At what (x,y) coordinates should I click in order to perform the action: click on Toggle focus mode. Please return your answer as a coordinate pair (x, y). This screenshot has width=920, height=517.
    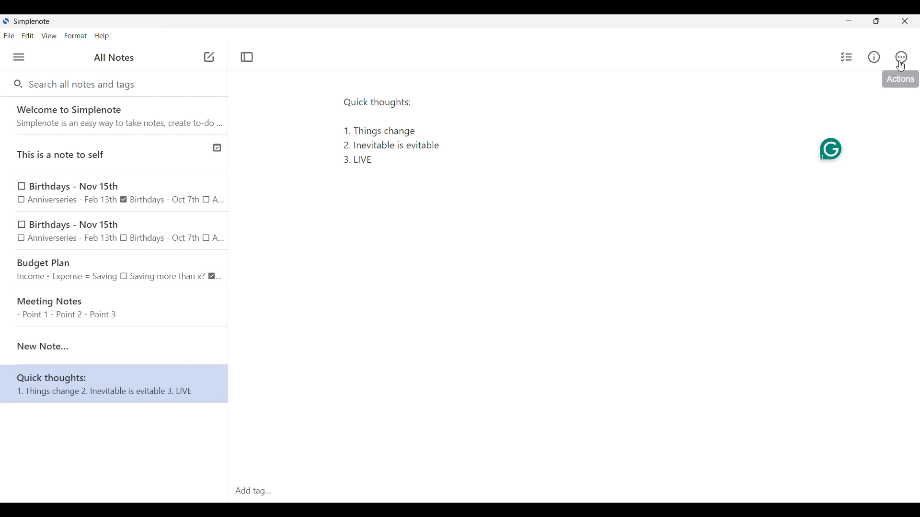
    Looking at the image, I should click on (247, 57).